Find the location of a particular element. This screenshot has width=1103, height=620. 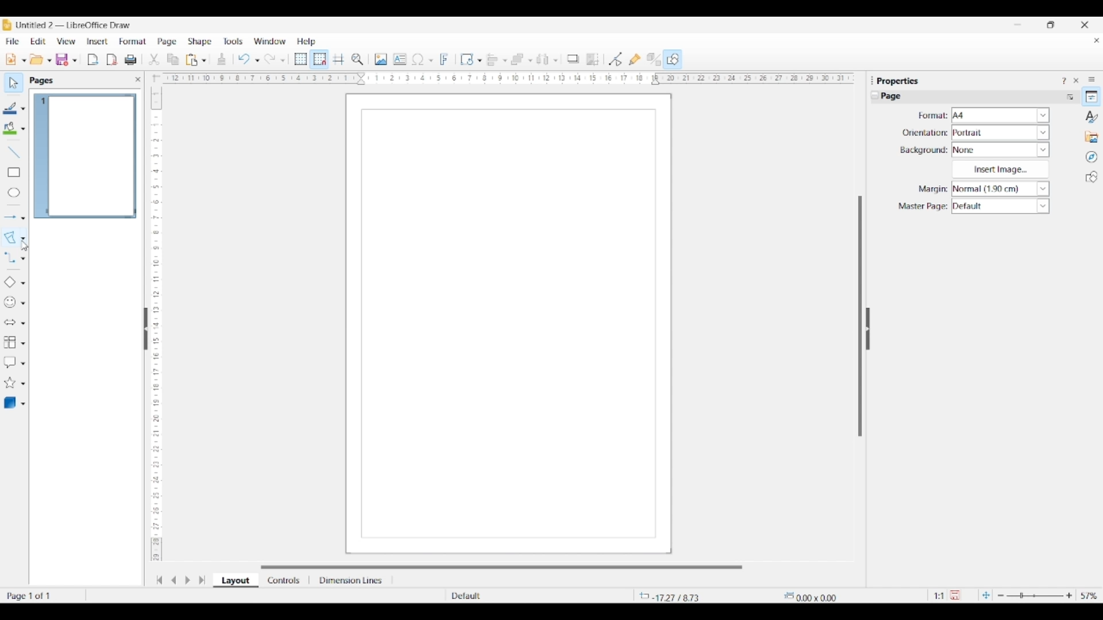

Move to previous slide is located at coordinates (173, 580).